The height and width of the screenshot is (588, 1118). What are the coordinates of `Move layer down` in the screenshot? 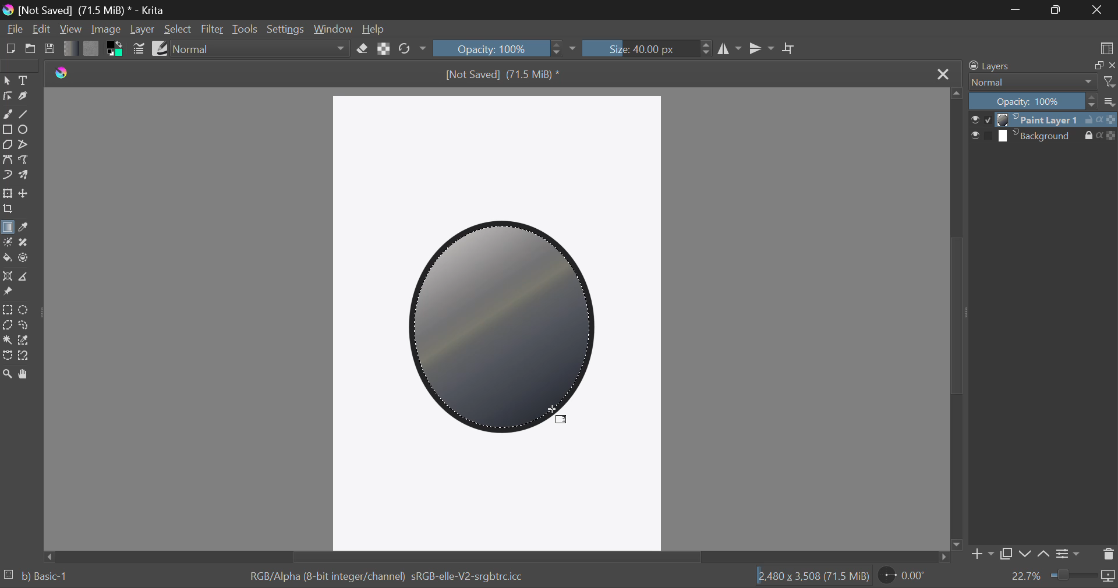 It's located at (1025, 555).